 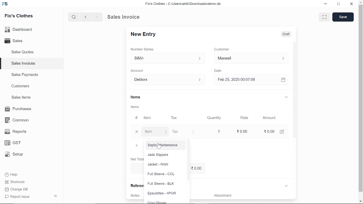 I want to click on Reports, so click(x=17, y=132).